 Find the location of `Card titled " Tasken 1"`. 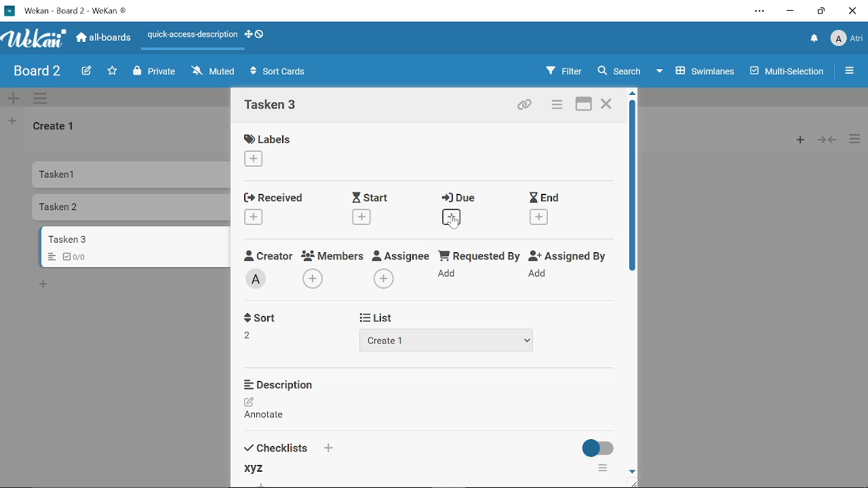

Card titled " Tasken 1" is located at coordinates (130, 174).